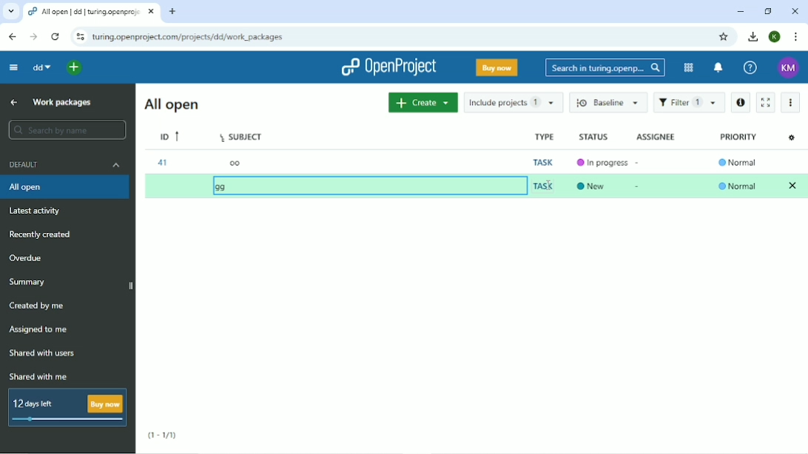 This screenshot has width=808, height=454. I want to click on Up, so click(12, 102).